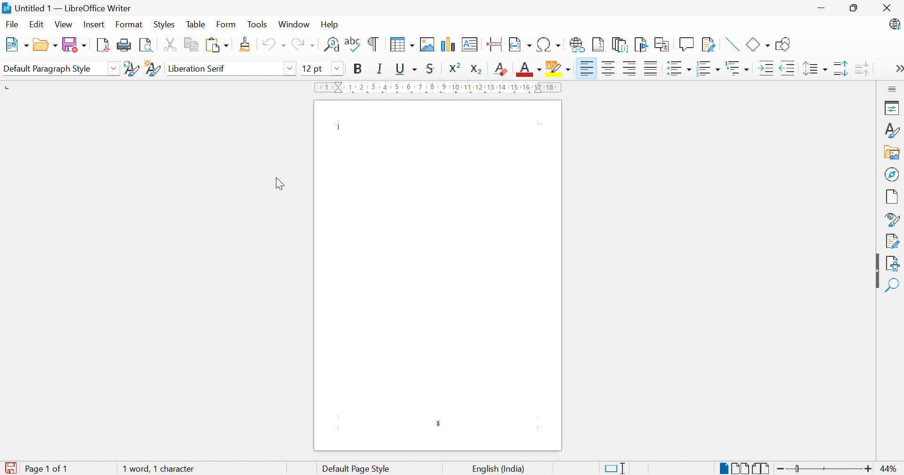 This screenshot has height=475, width=904. Describe the element at coordinates (893, 152) in the screenshot. I see `Gallery` at that location.